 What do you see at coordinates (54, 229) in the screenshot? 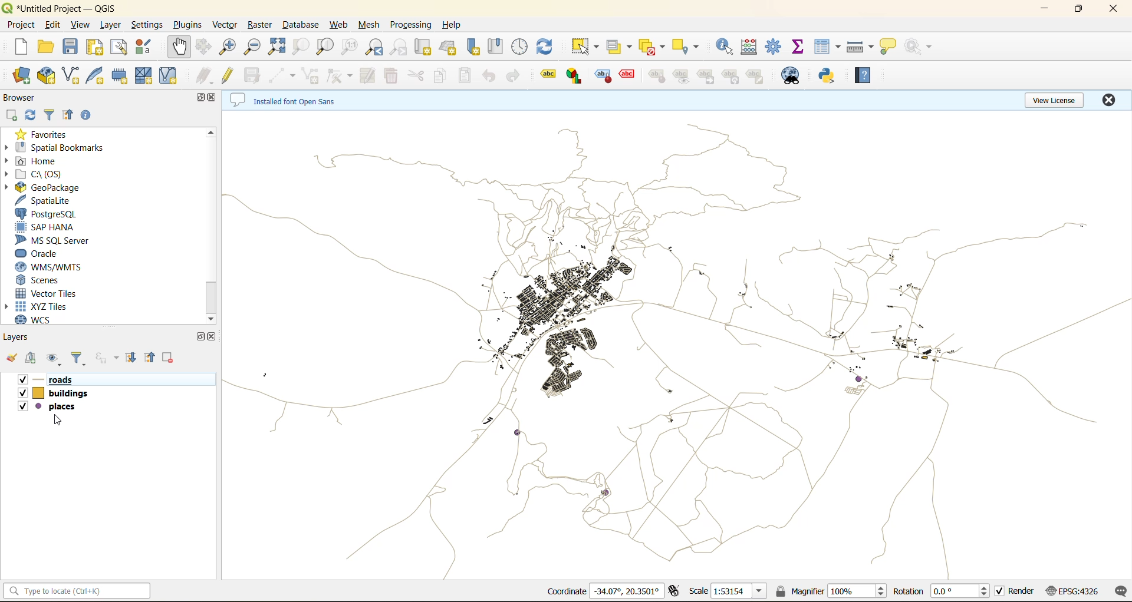
I see `sap hana` at bounding box center [54, 229].